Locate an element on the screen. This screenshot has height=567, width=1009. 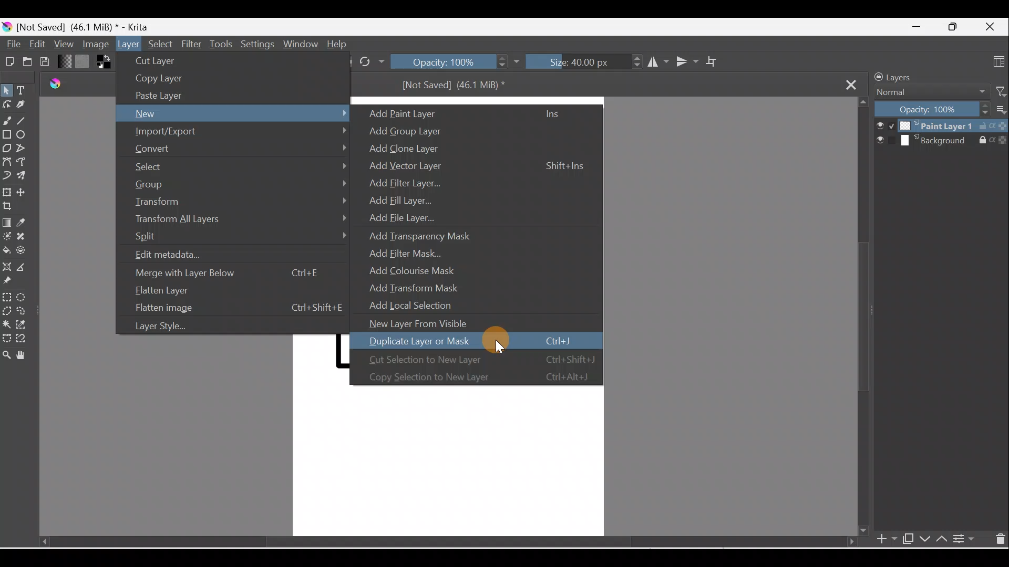
Window is located at coordinates (300, 44).